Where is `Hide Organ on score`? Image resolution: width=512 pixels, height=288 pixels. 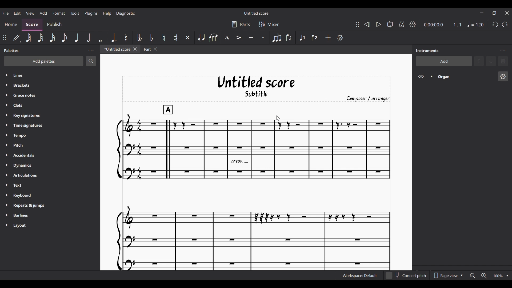 Hide Organ on score is located at coordinates (421, 76).